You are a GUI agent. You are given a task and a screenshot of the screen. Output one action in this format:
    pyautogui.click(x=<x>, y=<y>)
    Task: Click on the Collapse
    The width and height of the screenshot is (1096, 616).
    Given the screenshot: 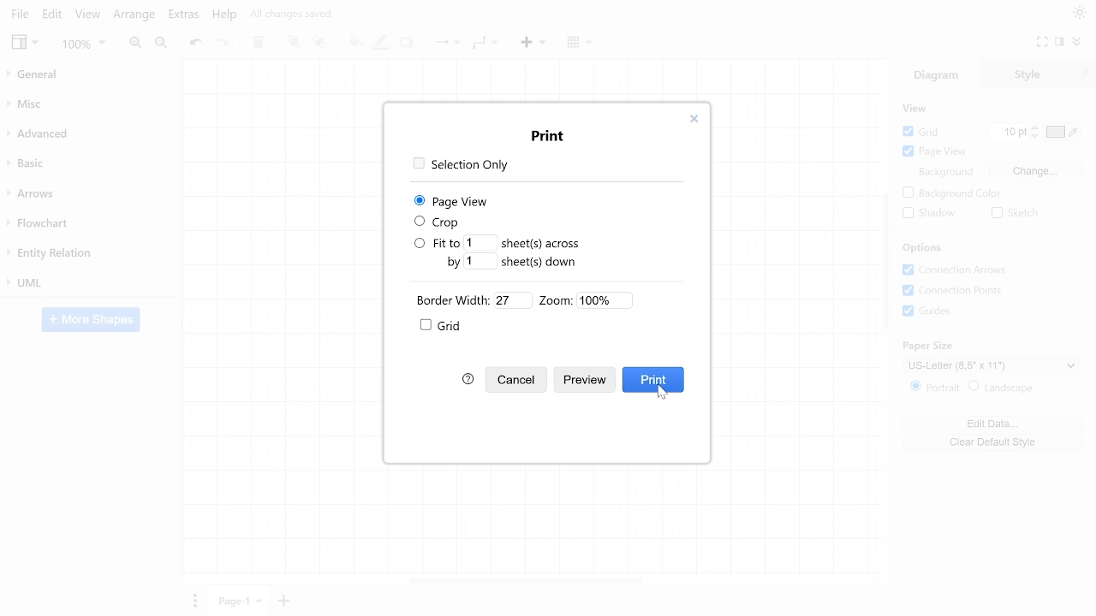 What is the action you would take?
    pyautogui.click(x=1077, y=42)
    